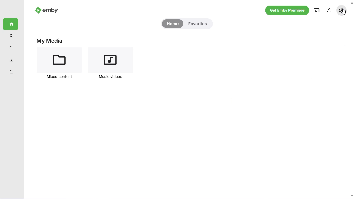 The width and height of the screenshot is (354, 199). Describe the element at coordinates (11, 73) in the screenshot. I see `mixed content` at that location.